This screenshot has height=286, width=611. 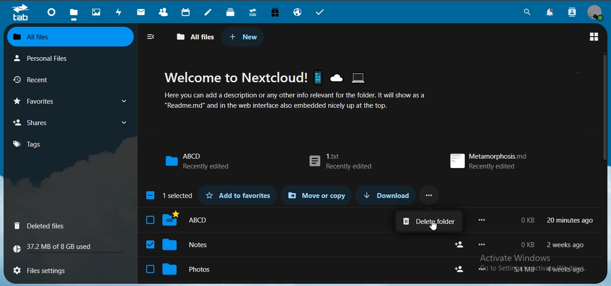 What do you see at coordinates (300, 101) in the screenshot?
I see `Here you can add a description or any other info relevant for the folder. It will show as a
“Readme.md" and in the web interface also embedded nicely up at the top.` at bounding box center [300, 101].